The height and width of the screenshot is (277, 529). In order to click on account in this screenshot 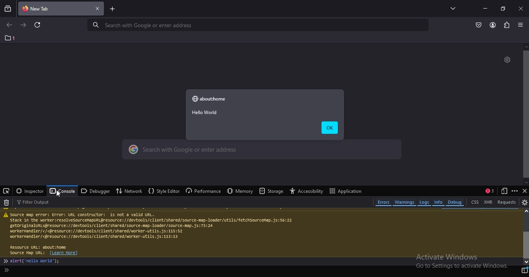, I will do `click(493, 25)`.